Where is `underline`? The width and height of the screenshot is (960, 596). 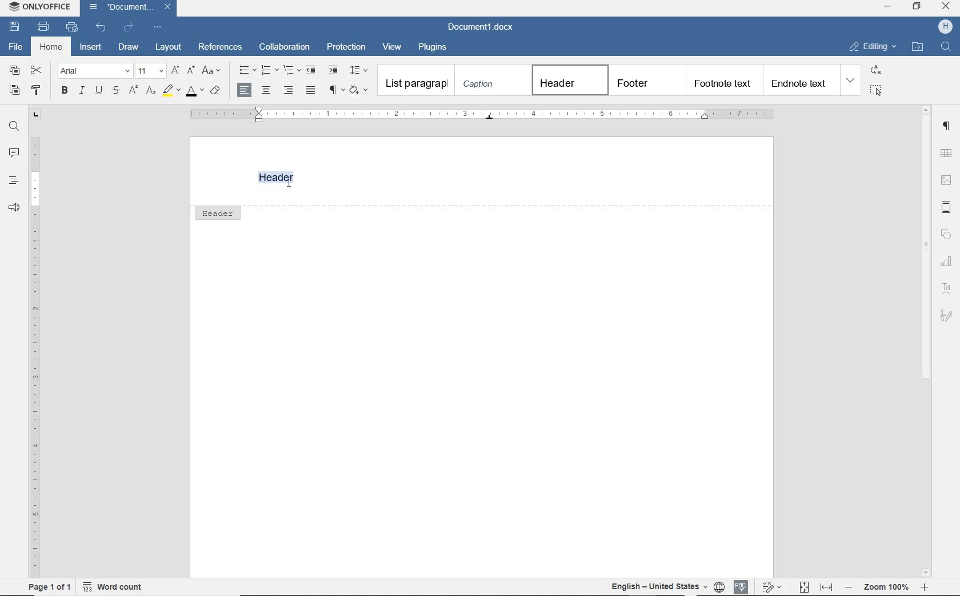 underline is located at coordinates (99, 91).